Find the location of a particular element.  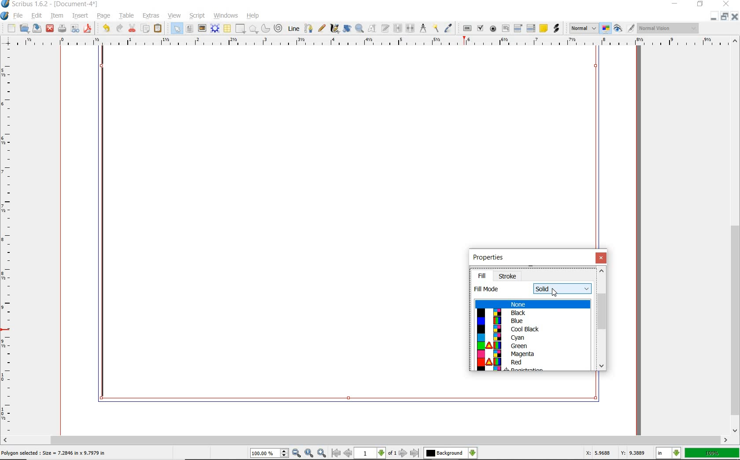

save is located at coordinates (37, 29).